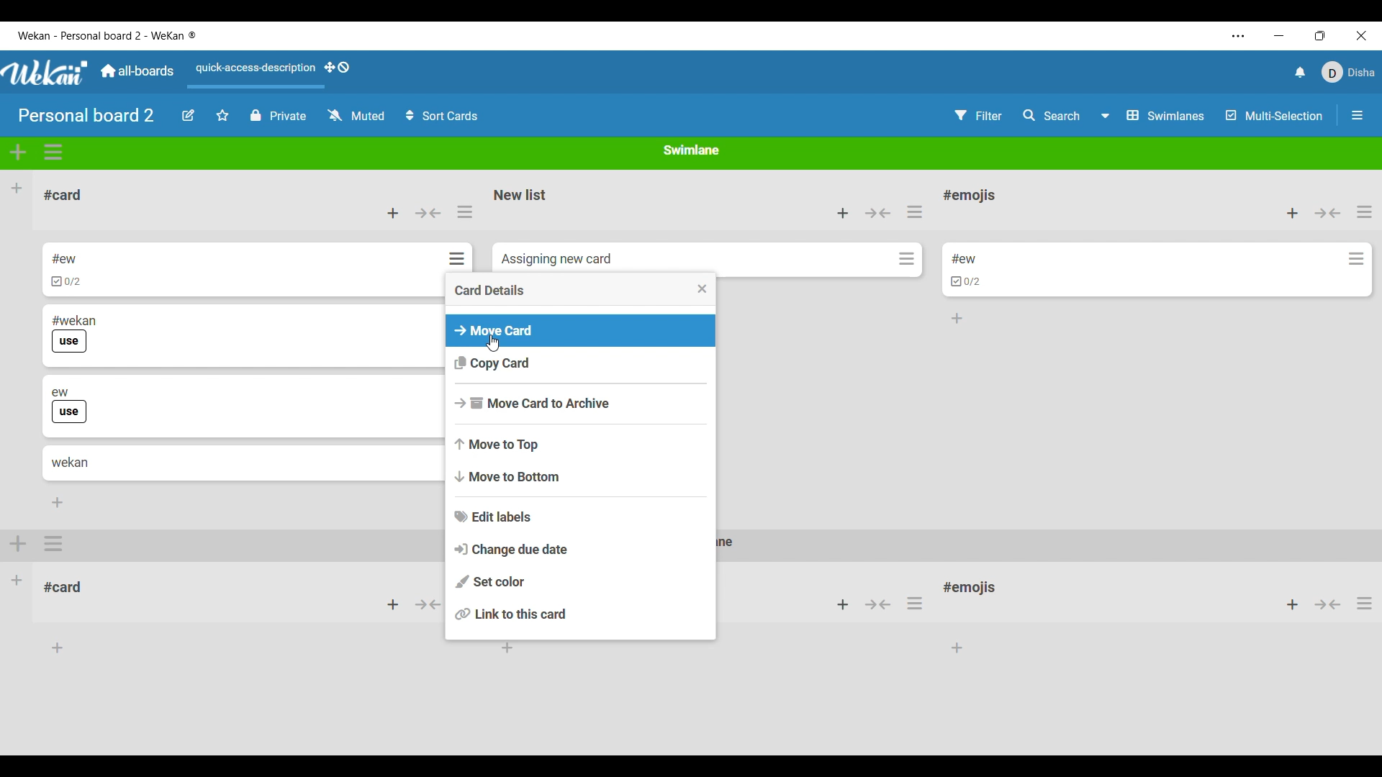 This screenshot has height=777, width=1382. Describe the element at coordinates (581, 517) in the screenshot. I see `Edit labels` at that location.